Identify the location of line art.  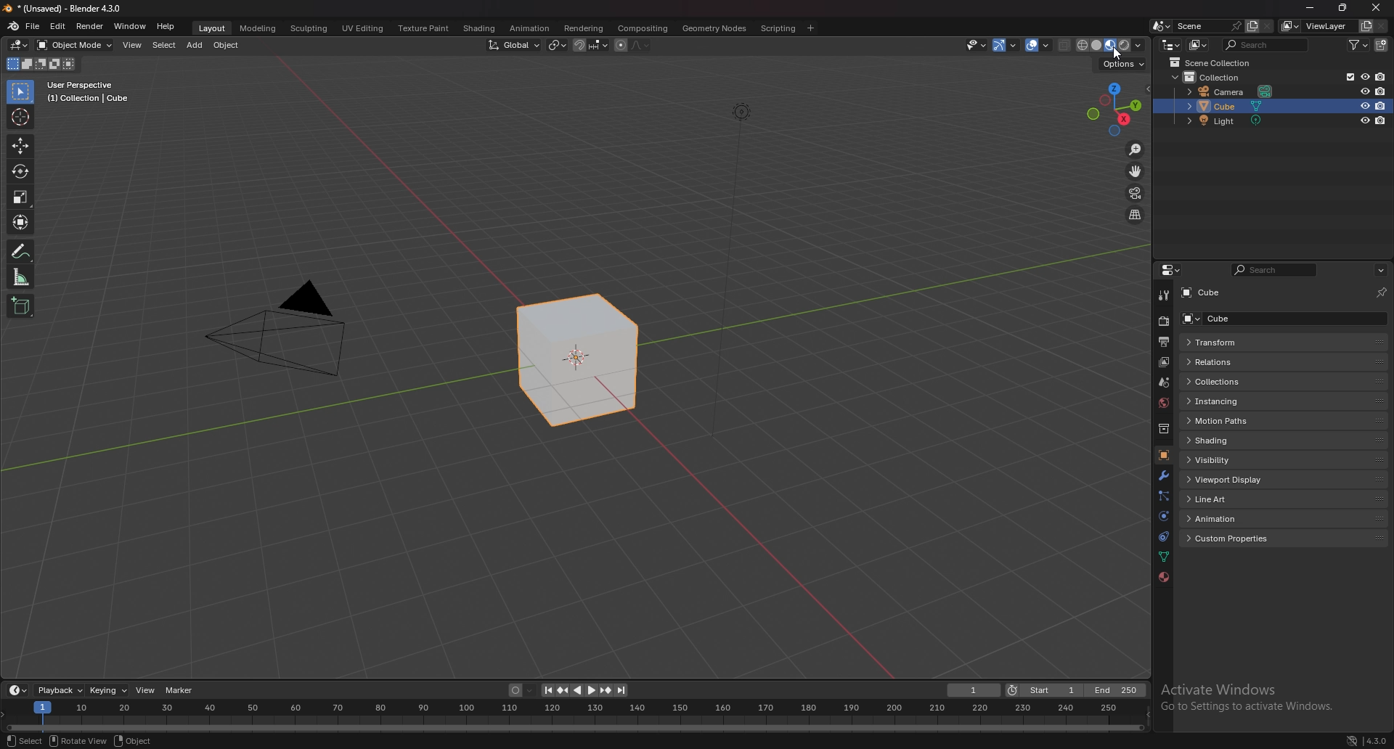
(1243, 498).